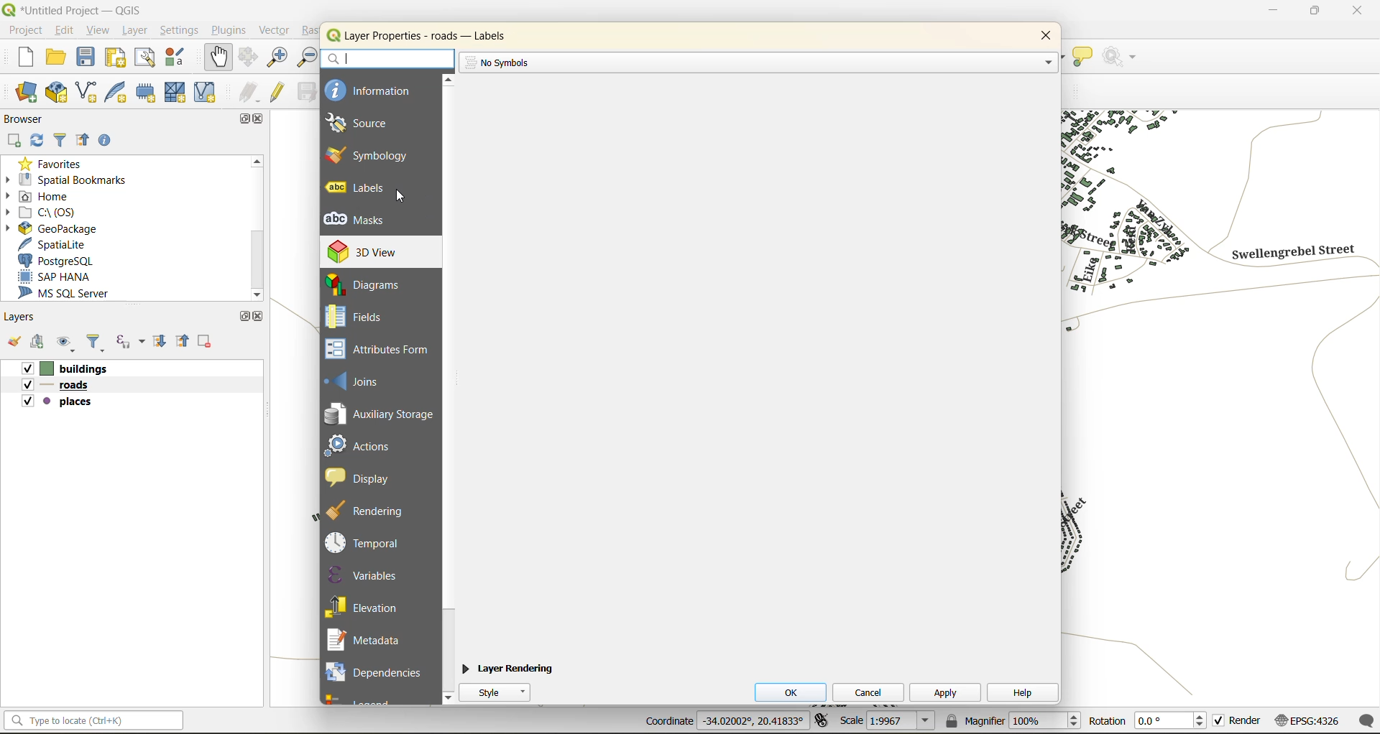 Image resolution: width=1380 pixels, height=734 pixels. I want to click on zoom in, so click(280, 59).